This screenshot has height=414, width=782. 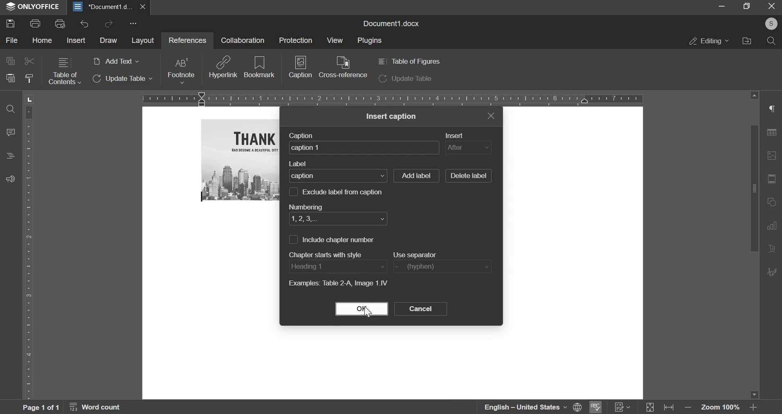 What do you see at coordinates (468, 176) in the screenshot?
I see `delete label` at bounding box center [468, 176].